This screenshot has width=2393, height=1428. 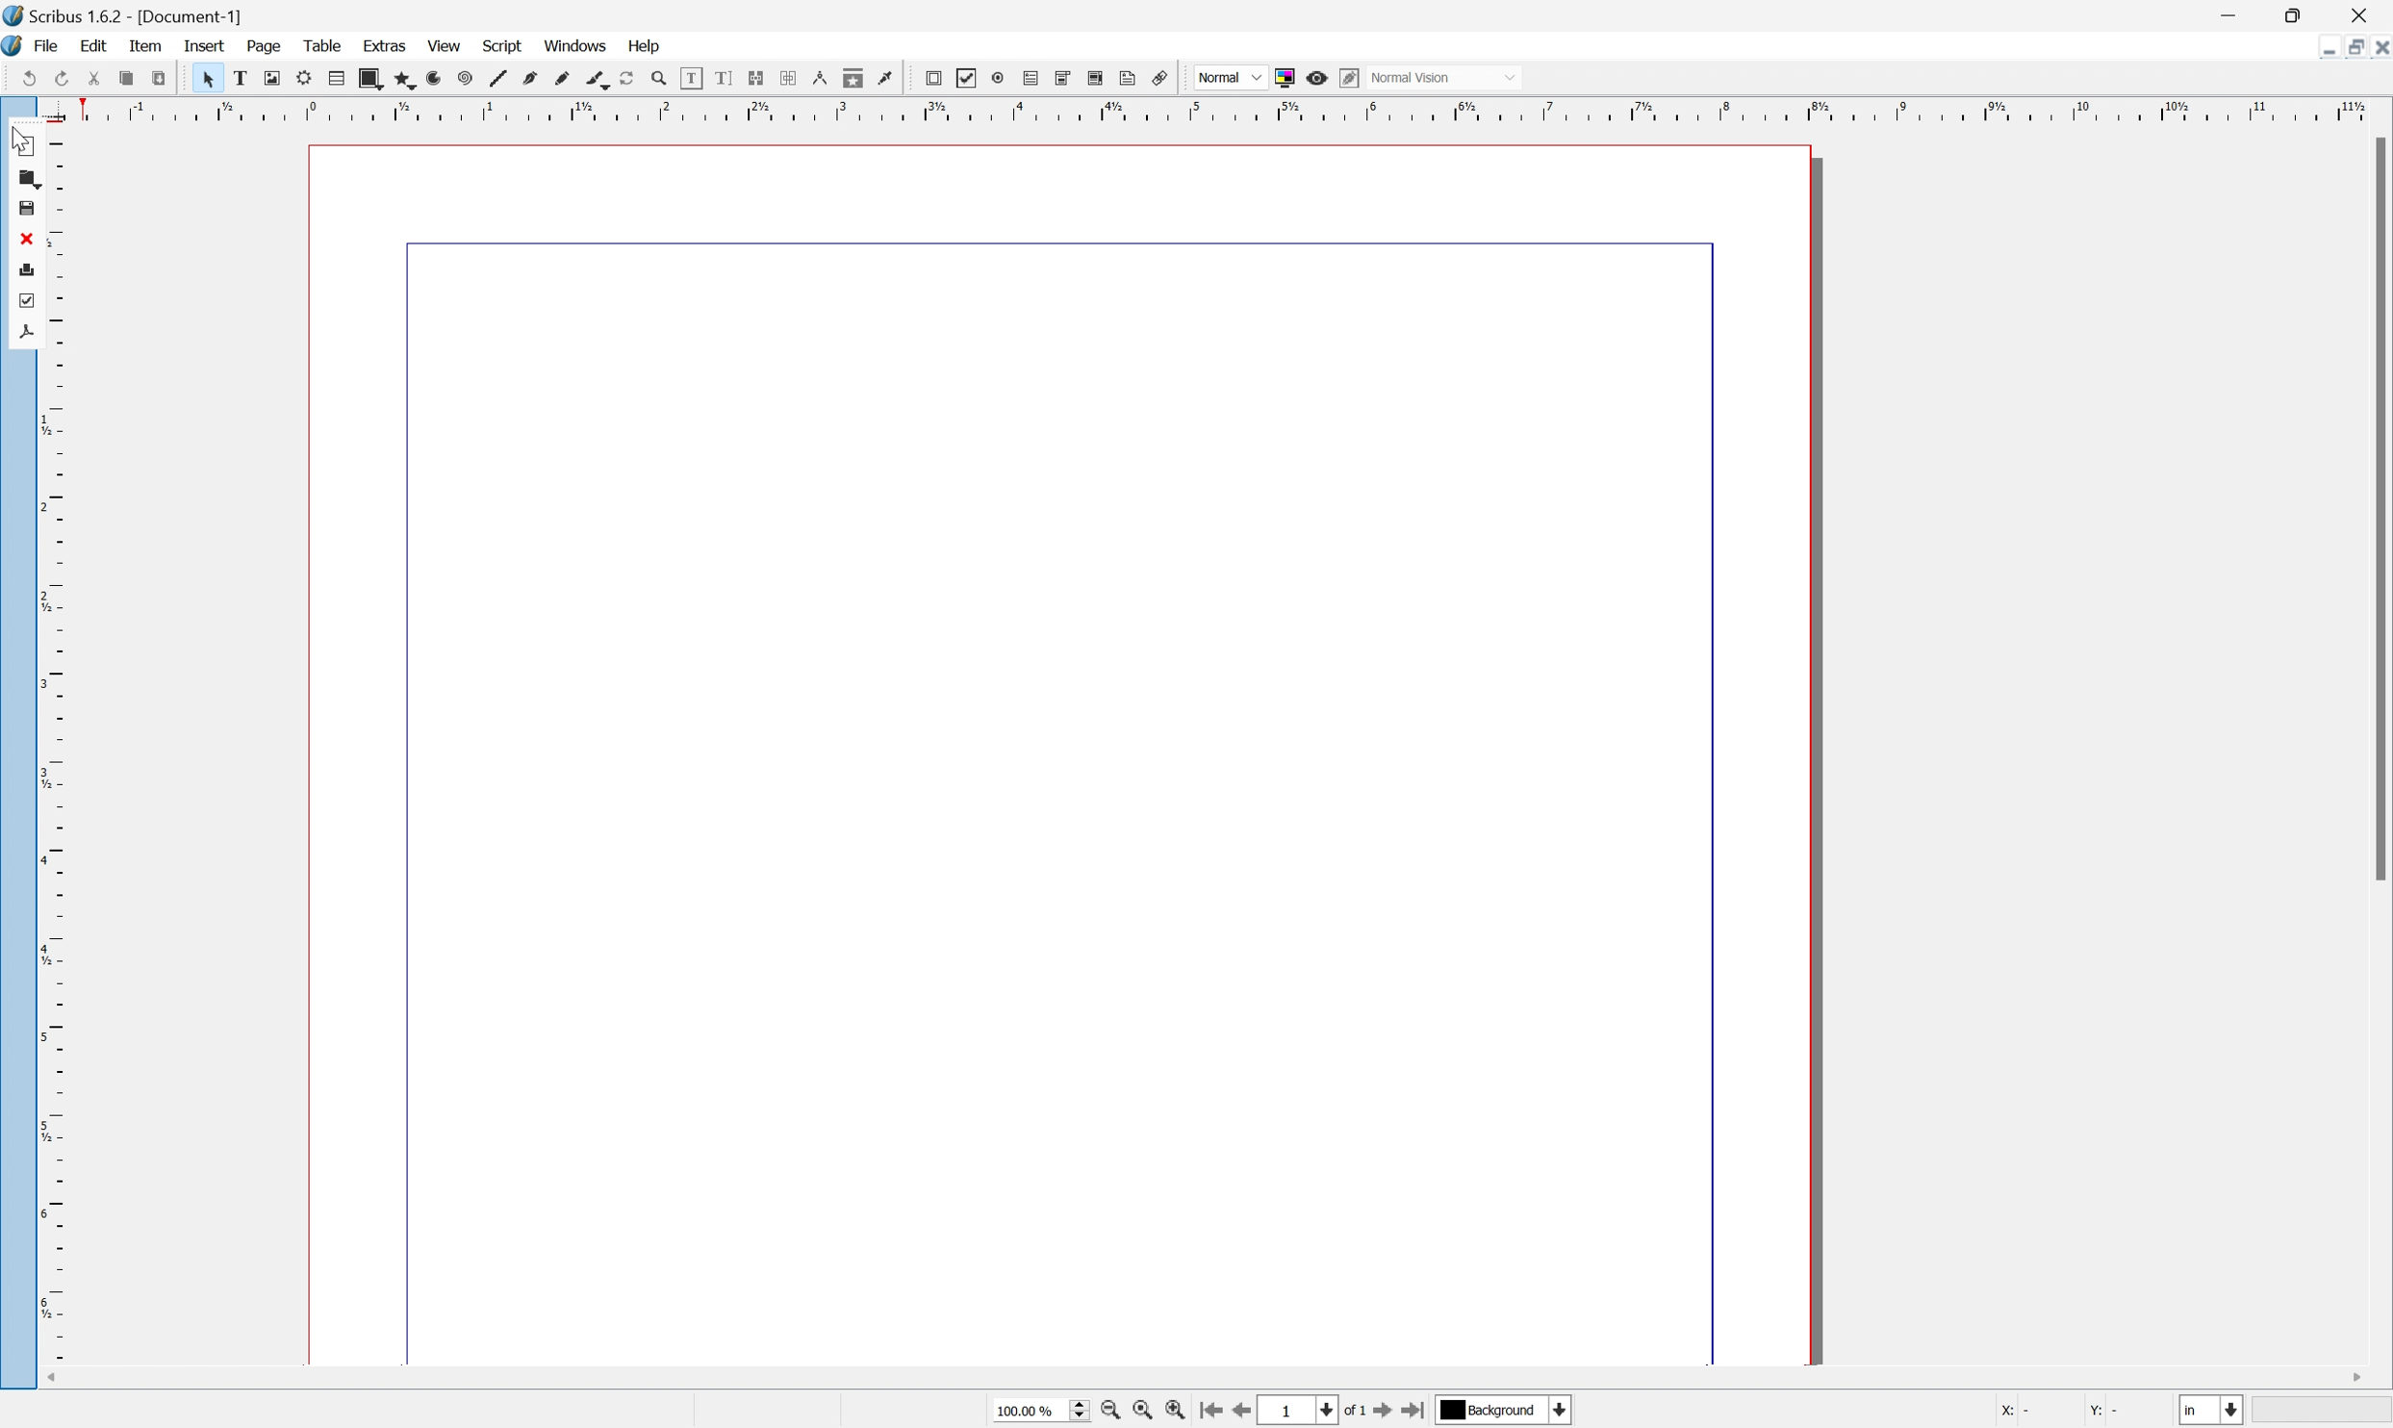 I want to click on line, so click(x=723, y=77).